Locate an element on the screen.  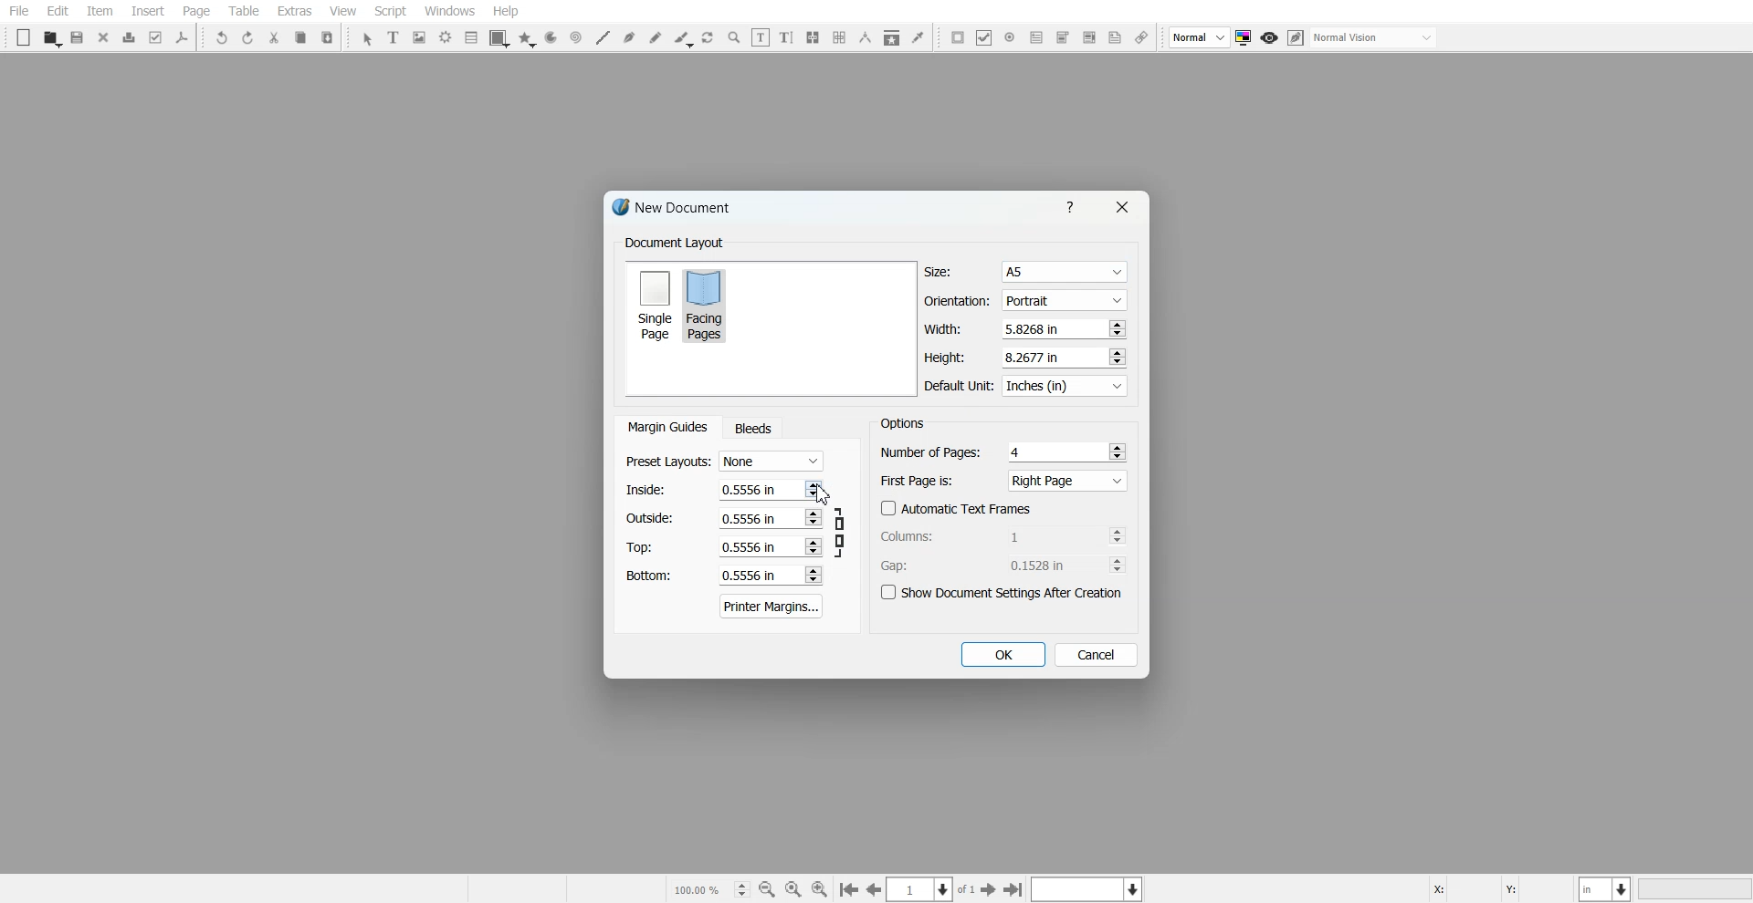
OK is located at coordinates (1002, 655).